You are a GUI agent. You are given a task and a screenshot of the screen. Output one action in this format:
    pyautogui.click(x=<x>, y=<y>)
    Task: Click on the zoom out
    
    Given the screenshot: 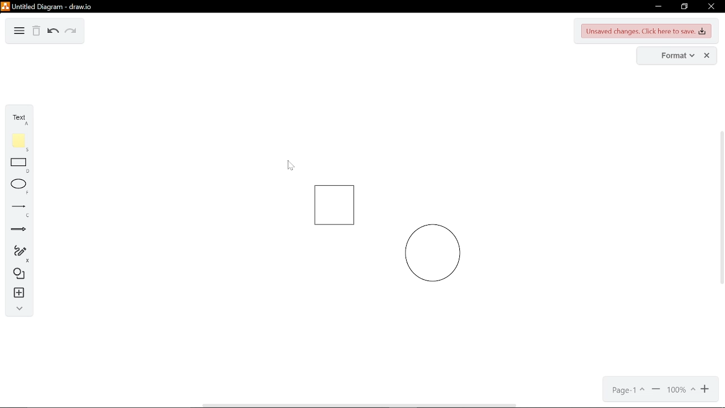 What is the action you would take?
    pyautogui.click(x=655, y=390)
    